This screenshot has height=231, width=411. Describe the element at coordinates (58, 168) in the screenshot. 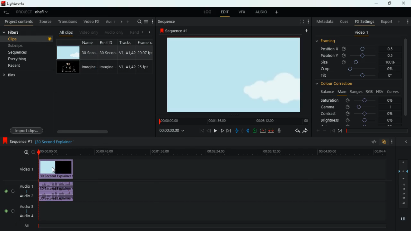

I see `video` at that location.